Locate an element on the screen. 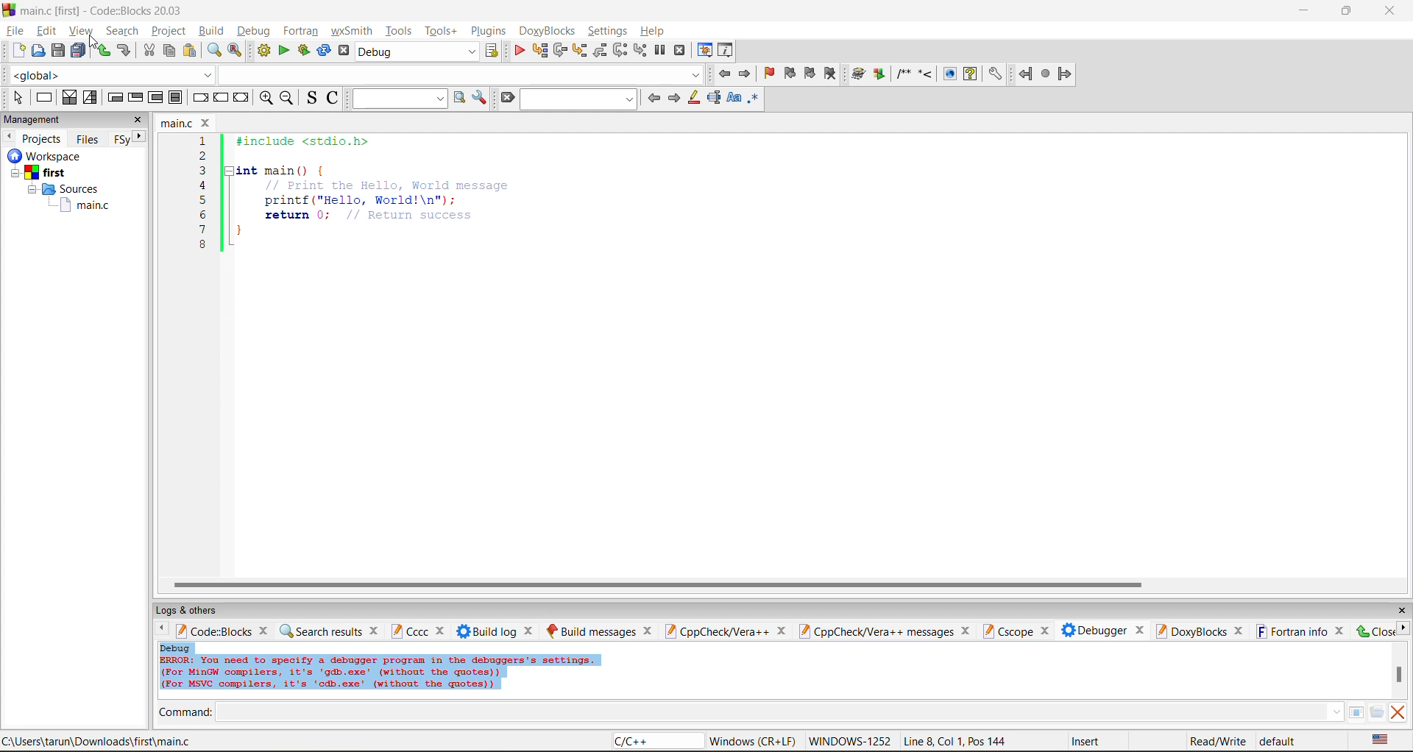 The image size is (1413, 752). next is located at coordinates (675, 99).